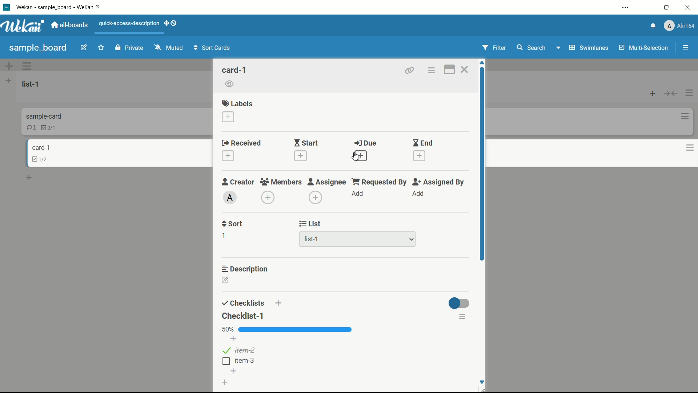 The image size is (698, 393). Describe the element at coordinates (301, 156) in the screenshot. I see `add date` at that location.